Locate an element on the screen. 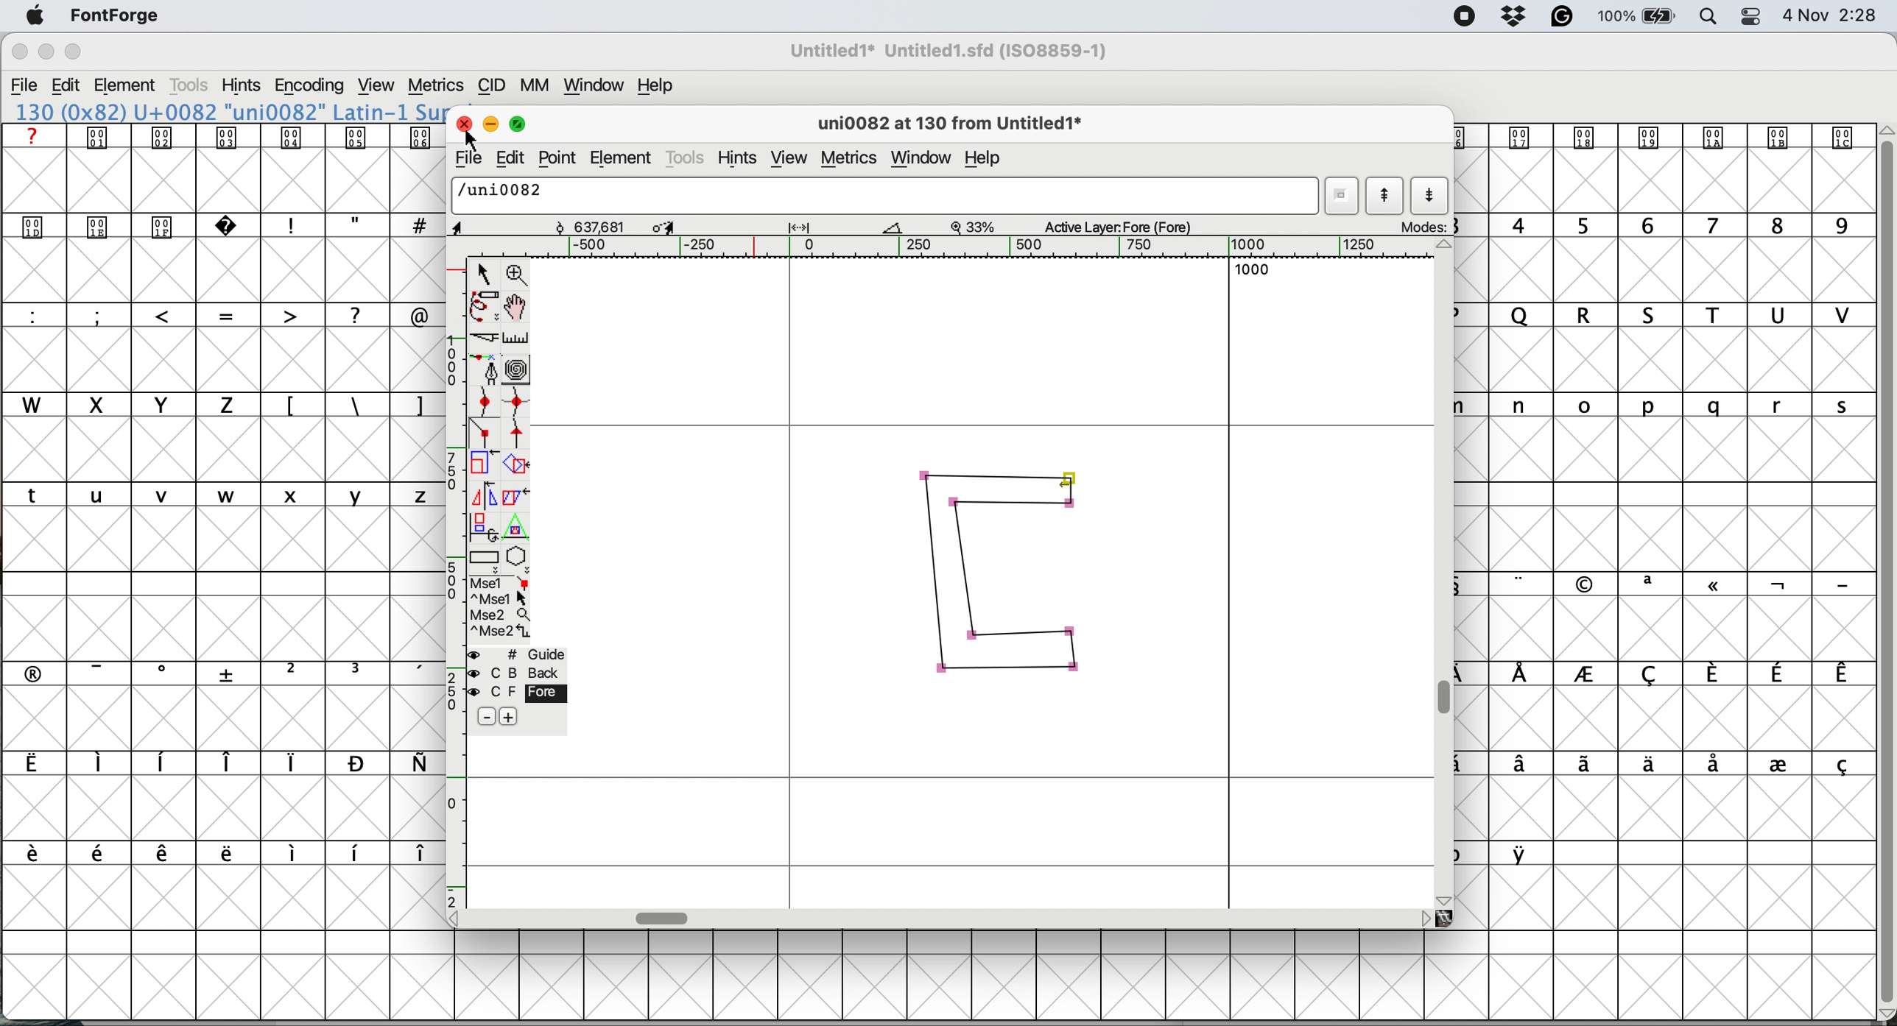  horizontal scroll bar is located at coordinates (664, 918).